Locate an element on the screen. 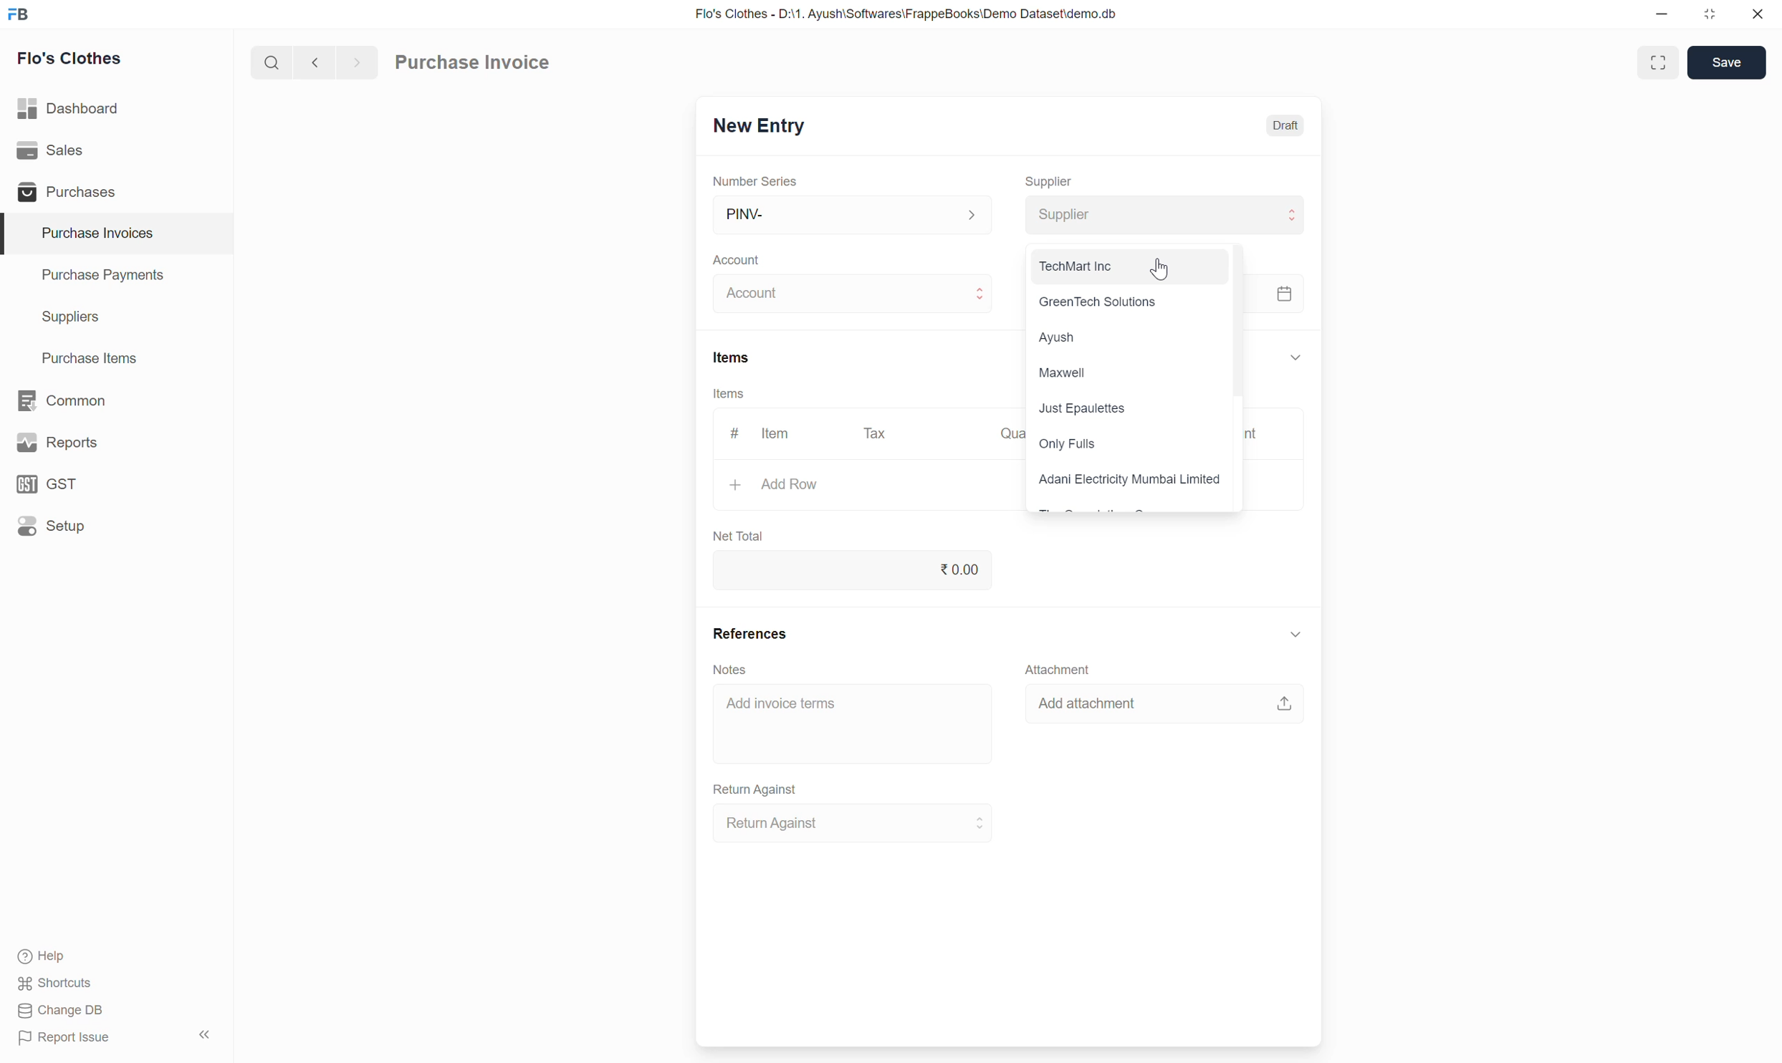 This screenshot has width=1782, height=1063. Add invoice terms is located at coordinates (854, 723).